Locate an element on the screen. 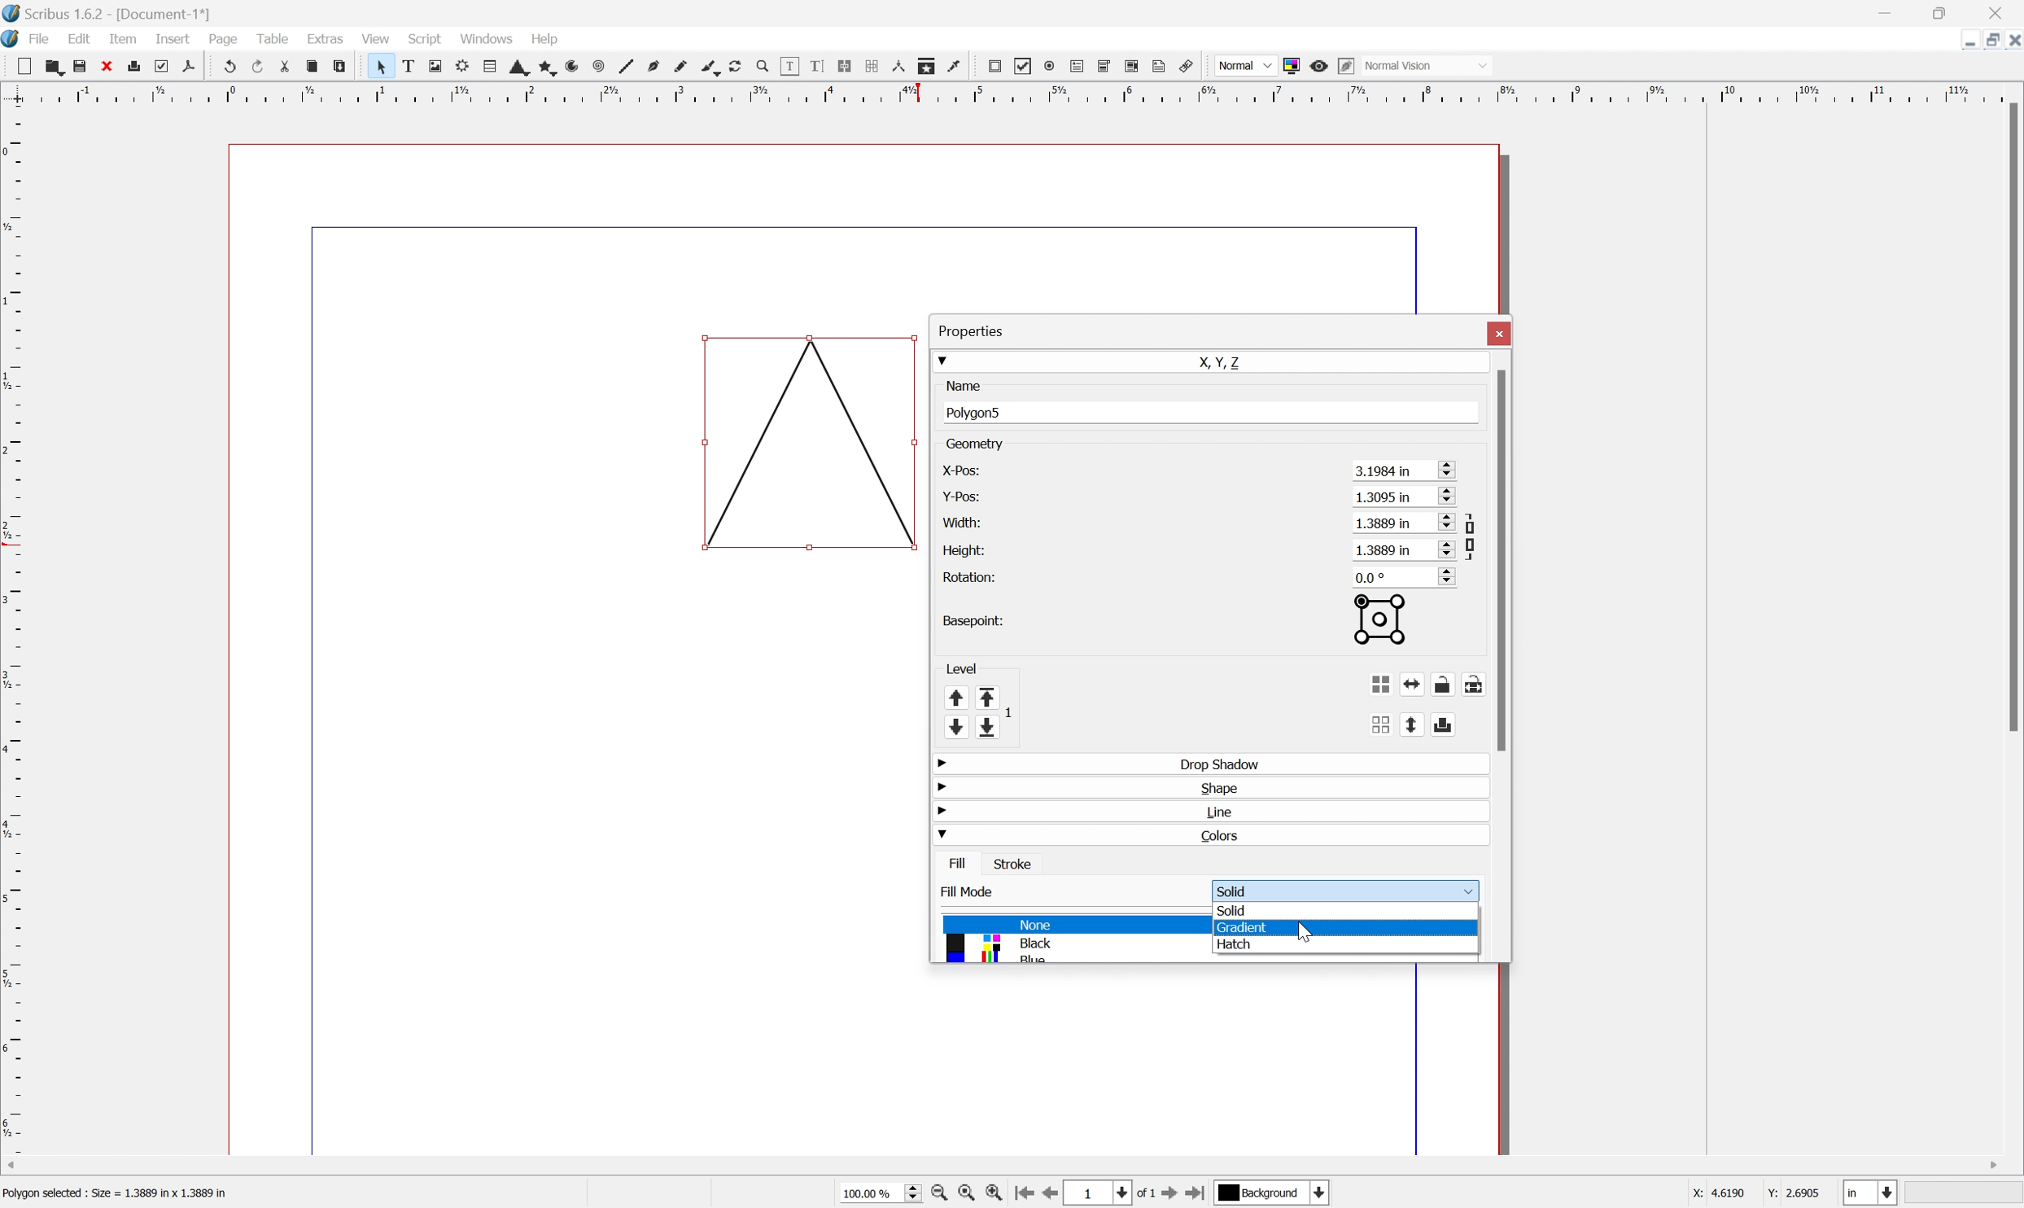 The height and width of the screenshot is (1208, 2024). Go to previous page is located at coordinates (1047, 1196).